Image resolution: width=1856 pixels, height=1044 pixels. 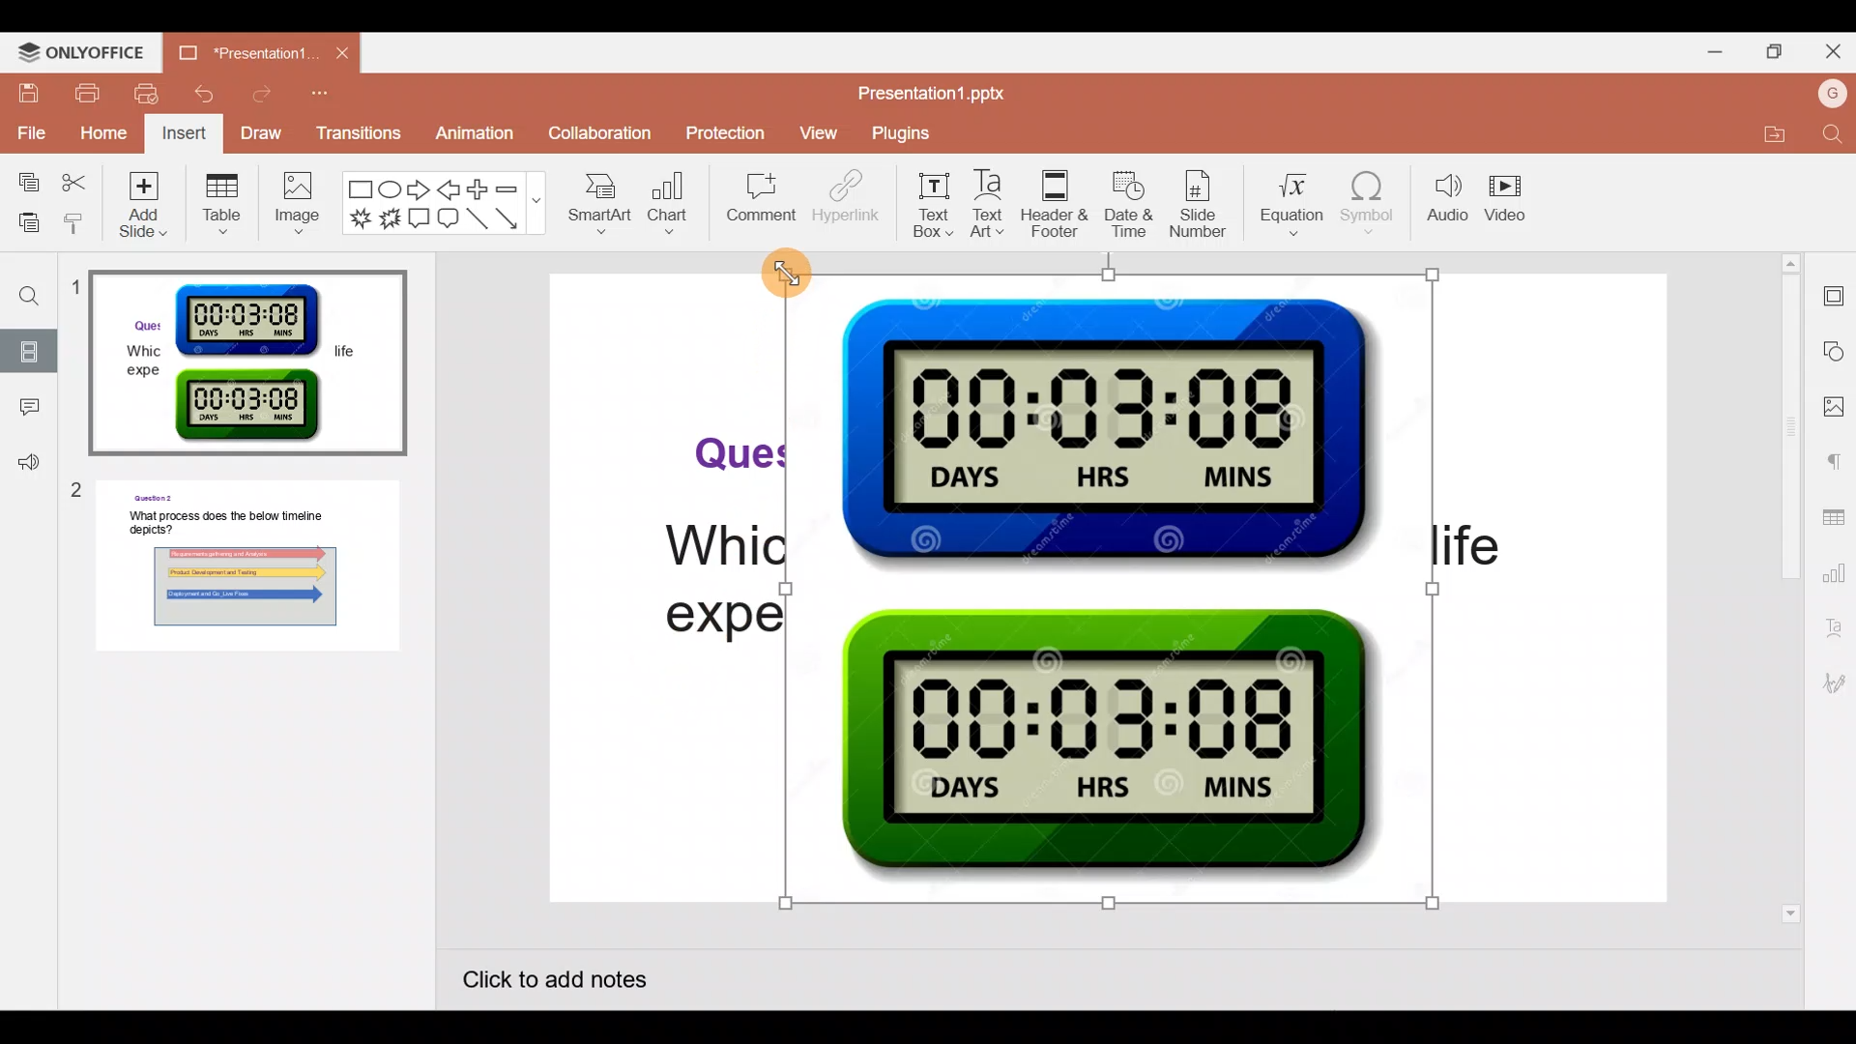 What do you see at coordinates (452, 220) in the screenshot?
I see `Rounded Rectangular callout` at bounding box center [452, 220].